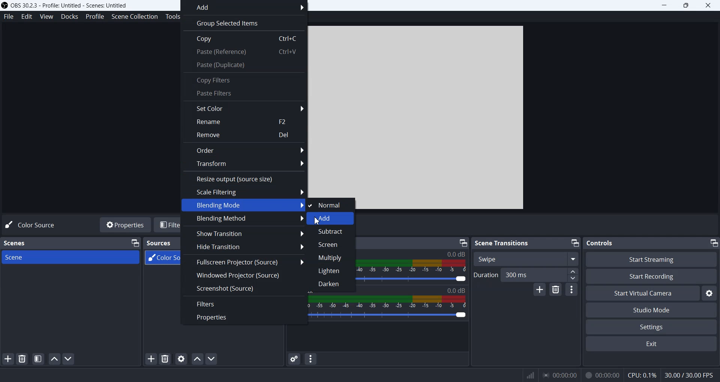 The image size is (720, 382). I want to click on Exit, so click(652, 345).